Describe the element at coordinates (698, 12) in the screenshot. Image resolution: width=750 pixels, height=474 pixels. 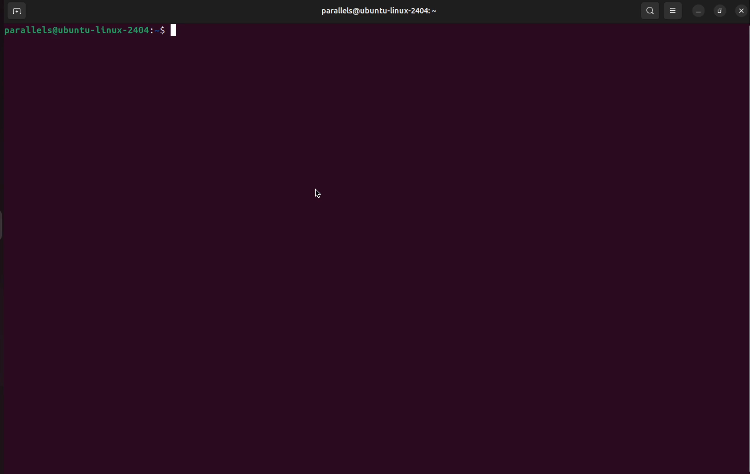
I see `minimize` at that location.